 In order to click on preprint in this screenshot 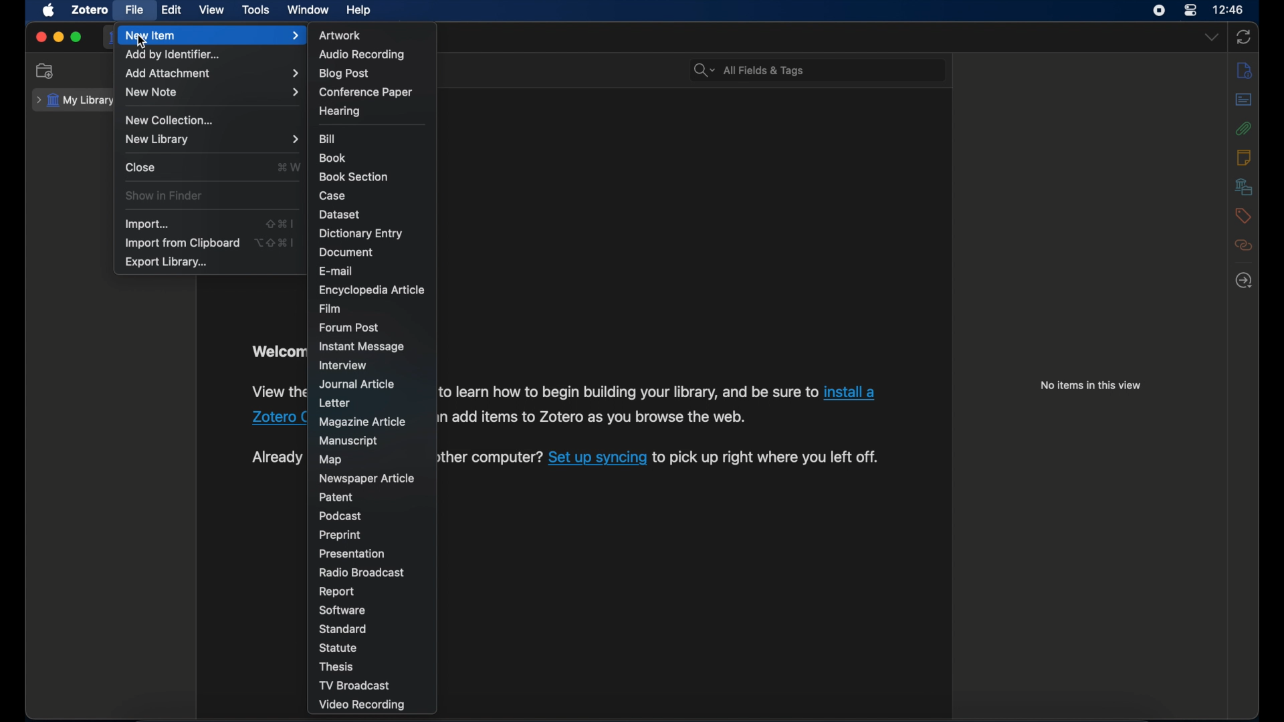, I will do `click(340, 535)`.